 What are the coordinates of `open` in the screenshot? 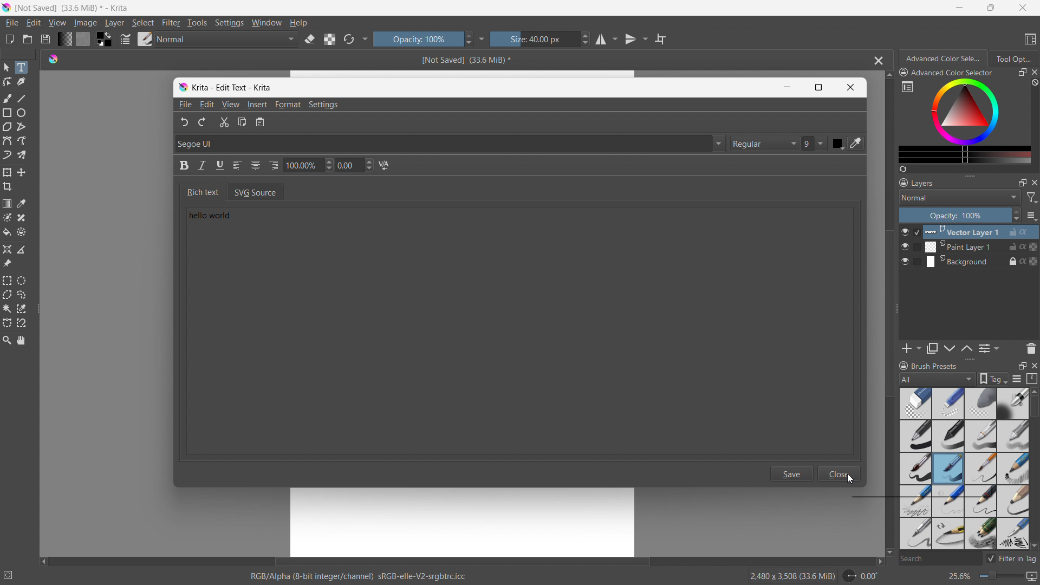 It's located at (28, 39).